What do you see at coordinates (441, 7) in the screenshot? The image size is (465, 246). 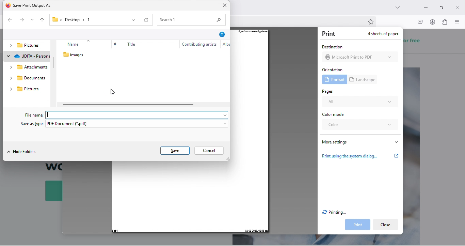 I see `maximize` at bounding box center [441, 7].